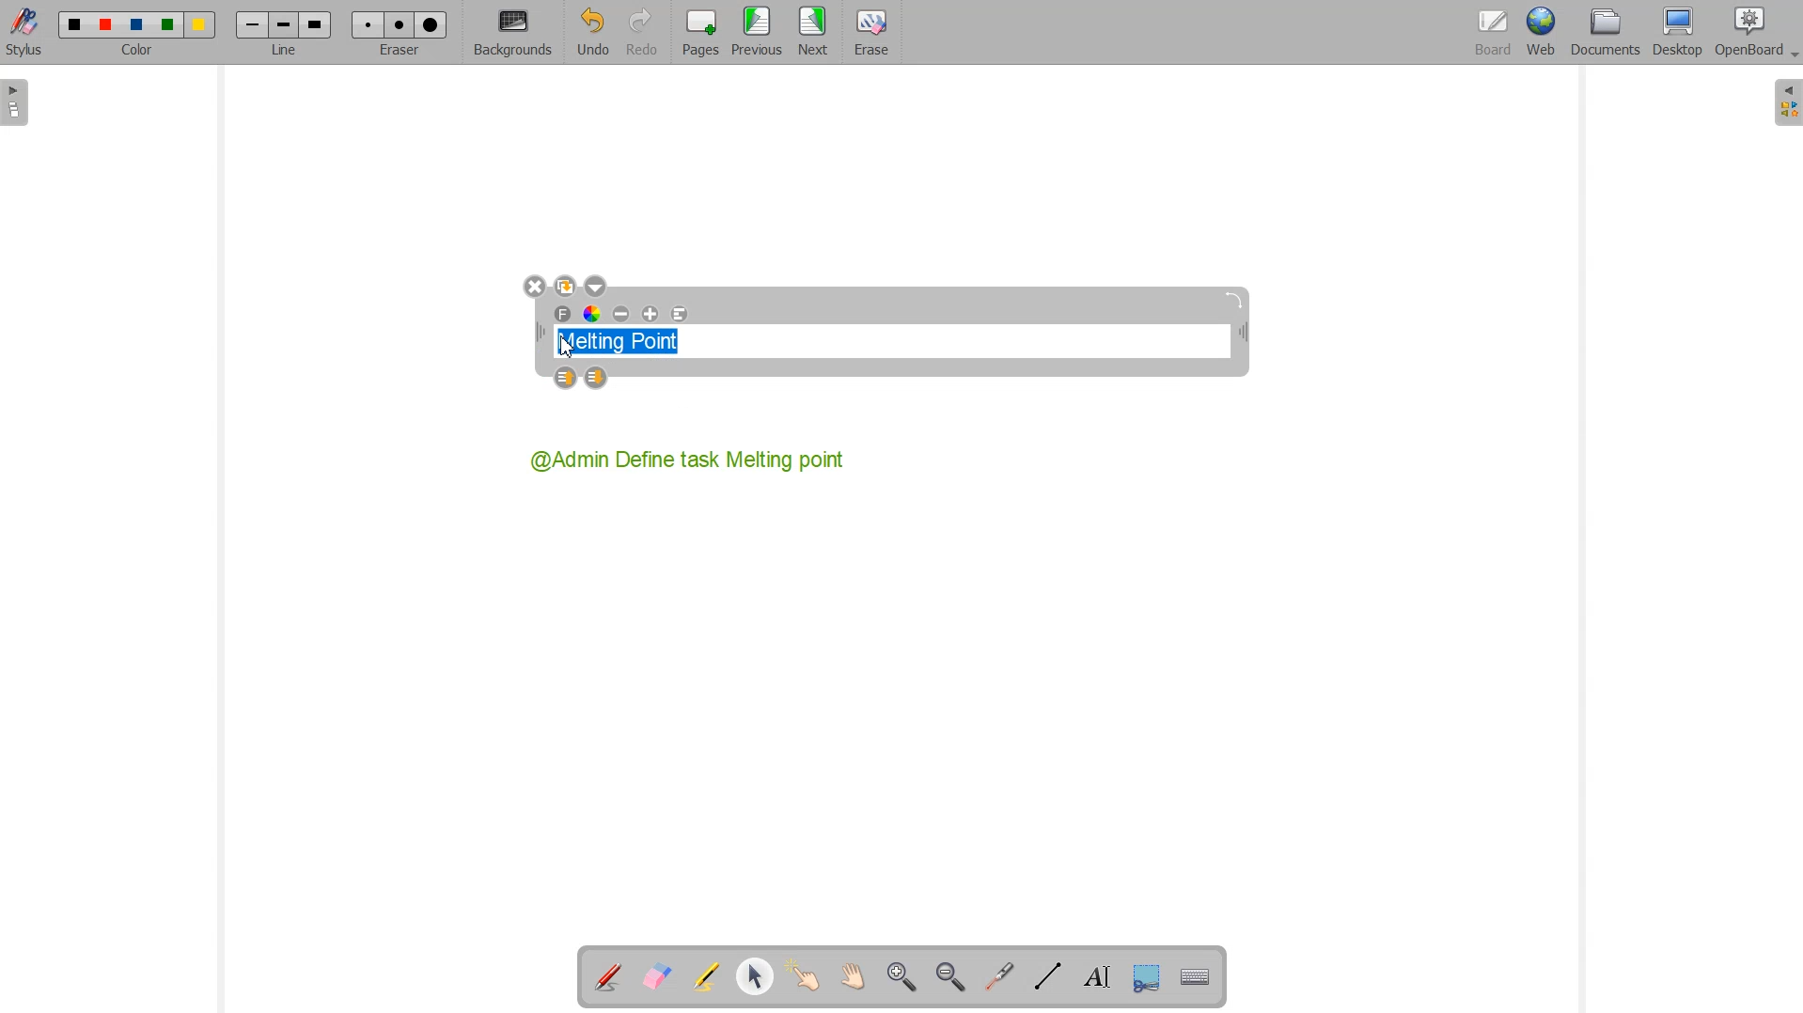 Image resolution: width=1803 pixels, height=1013 pixels. What do you see at coordinates (949, 976) in the screenshot?
I see `Zoom Out` at bounding box center [949, 976].